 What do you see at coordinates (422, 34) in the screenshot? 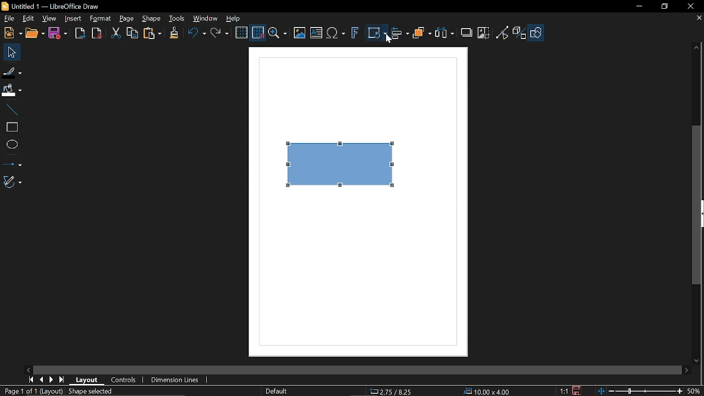
I see `Arrange` at bounding box center [422, 34].